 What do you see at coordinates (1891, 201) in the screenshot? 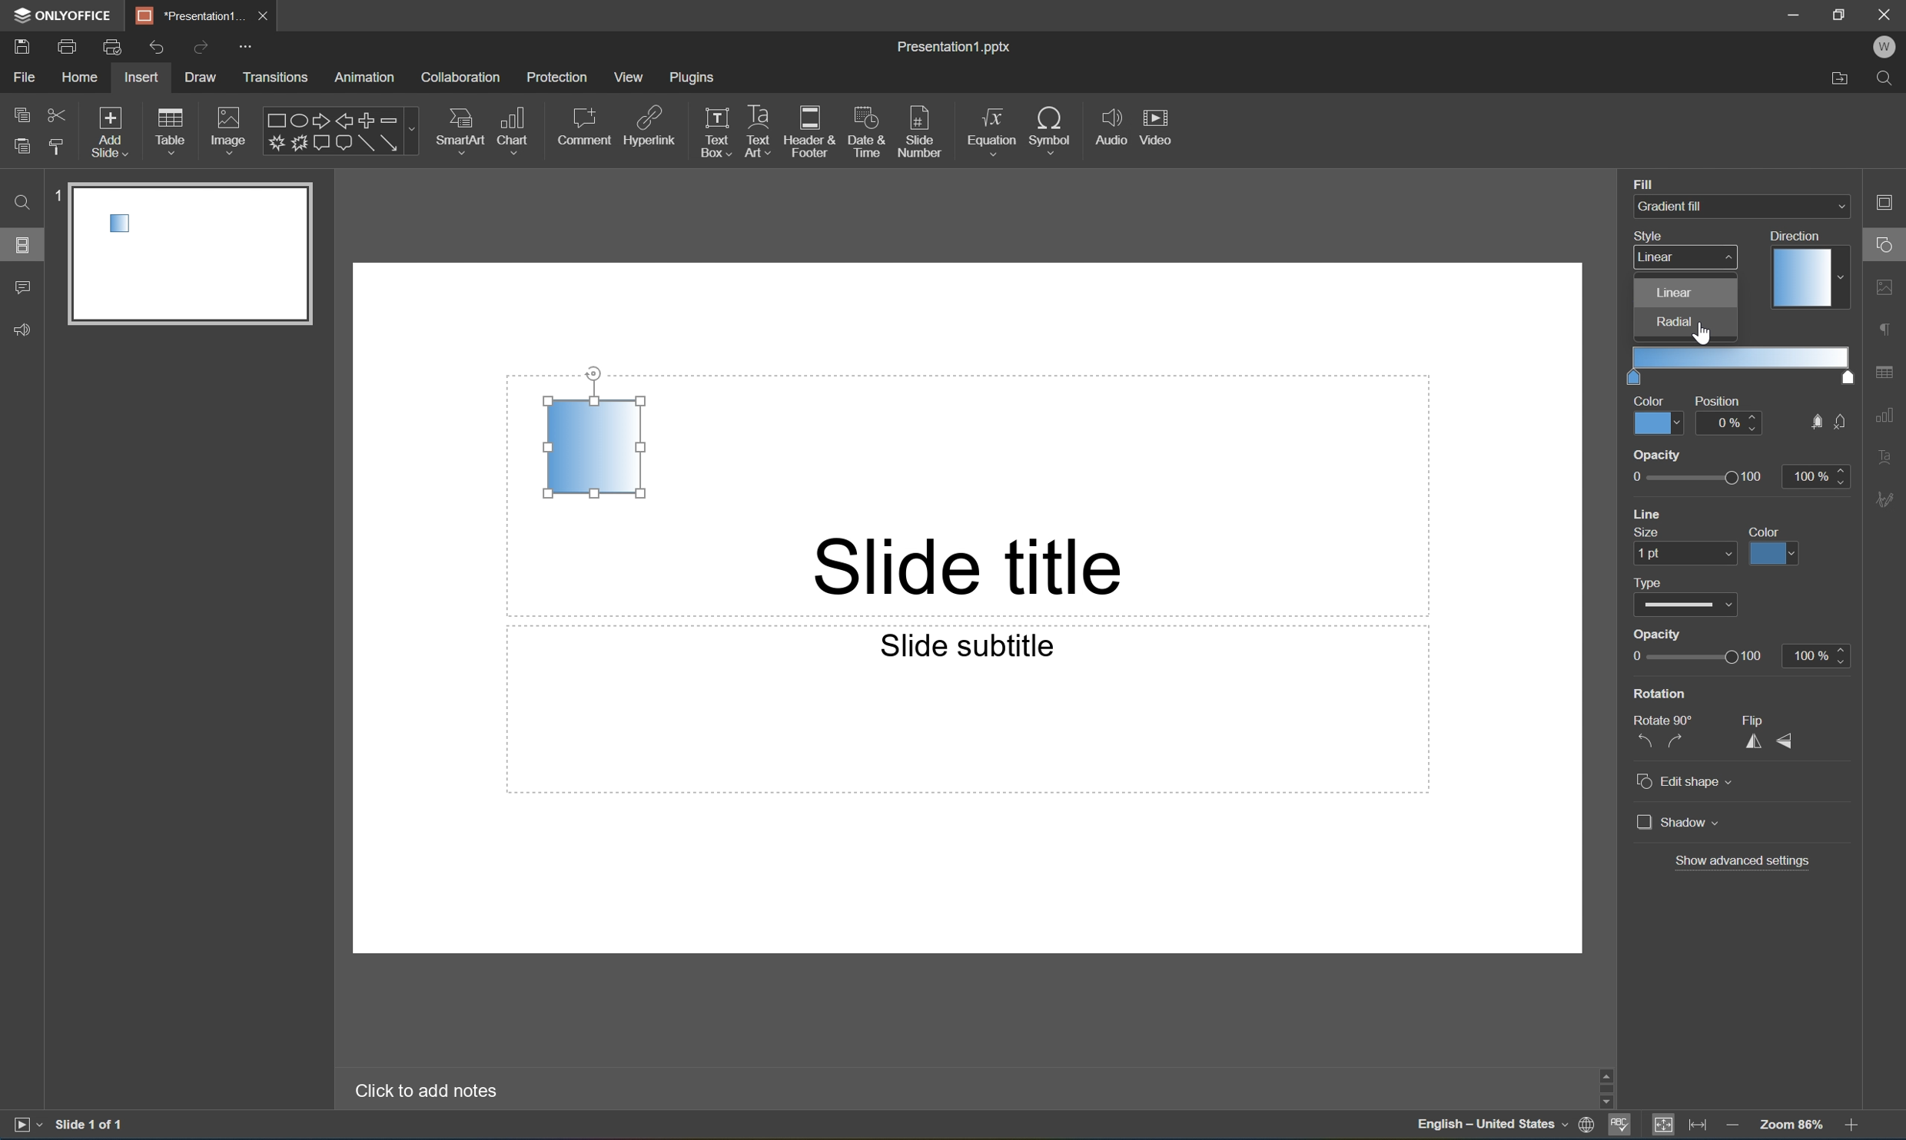
I see `Slide settings` at bounding box center [1891, 201].